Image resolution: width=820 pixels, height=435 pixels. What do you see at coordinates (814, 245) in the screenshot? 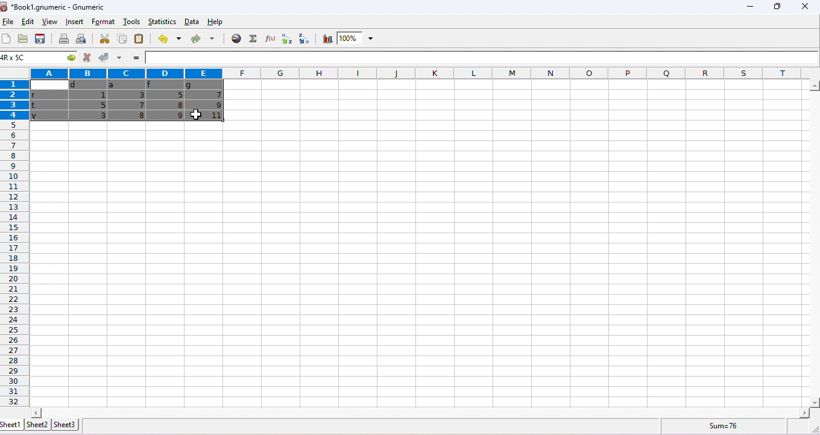
I see `horizontal scrollbar` at bounding box center [814, 245].